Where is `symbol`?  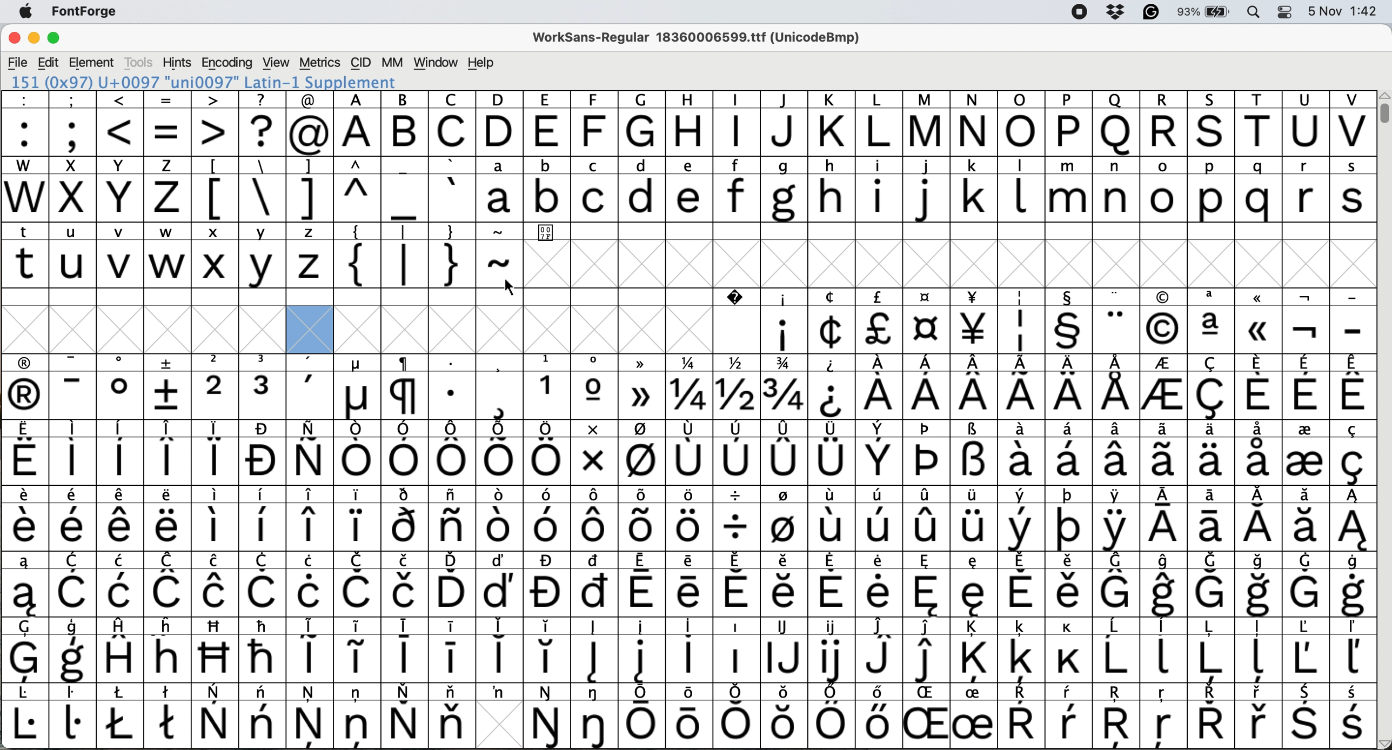
symbol is located at coordinates (1353, 585).